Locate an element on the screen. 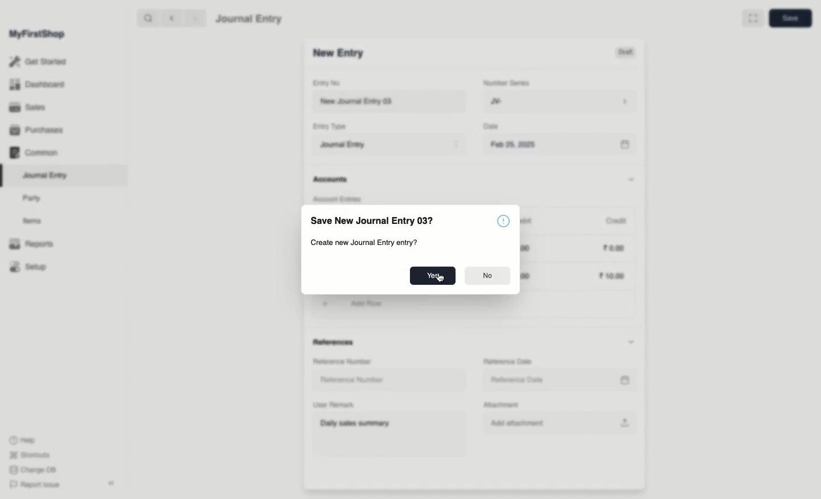  Sales is located at coordinates (28, 108).